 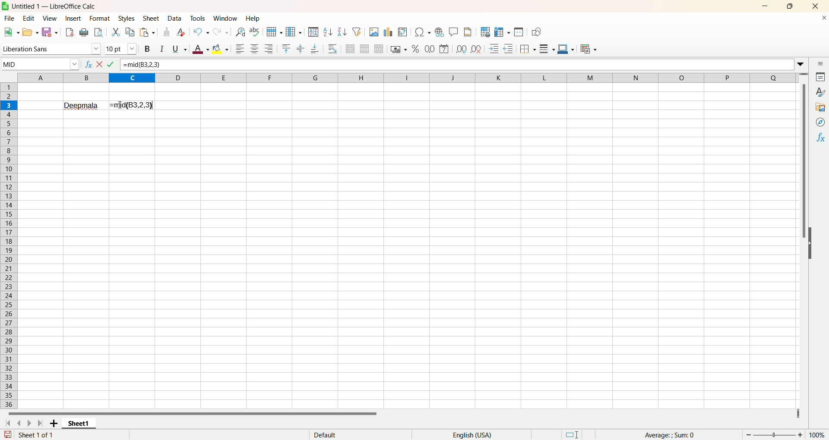 I want to click on Properties, so click(x=821, y=77).